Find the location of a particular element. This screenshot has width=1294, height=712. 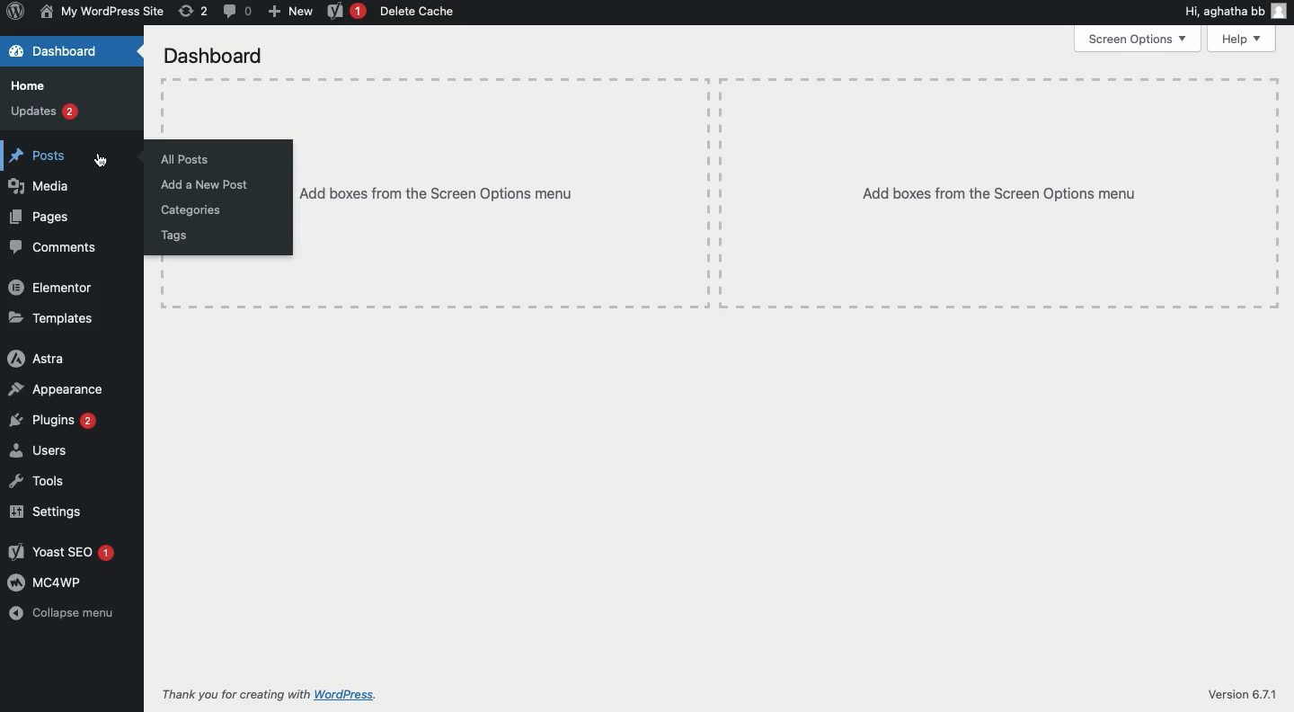

Dashboard is located at coordinates (72, 51).